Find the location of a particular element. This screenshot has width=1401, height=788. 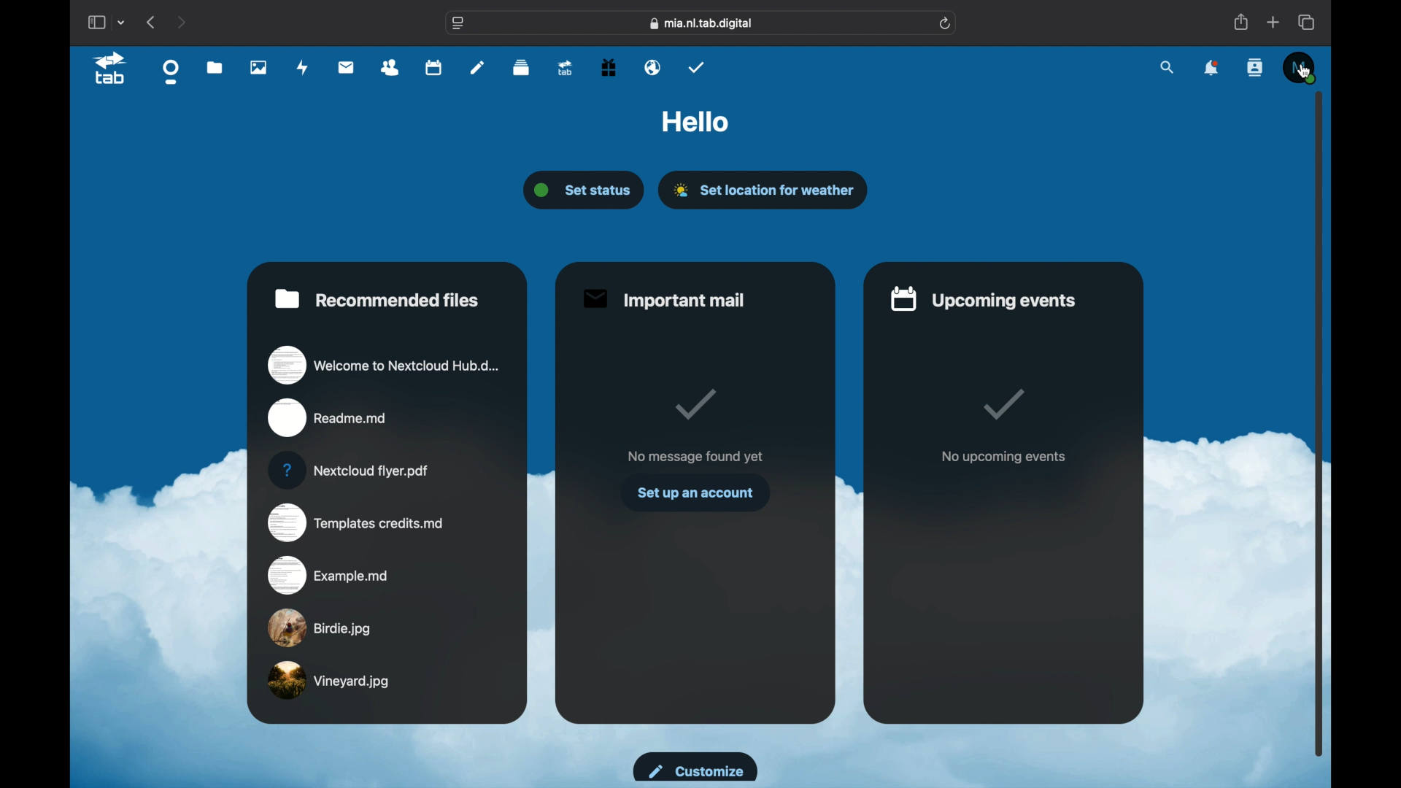

new tab is located at coordinates (1273, 22).